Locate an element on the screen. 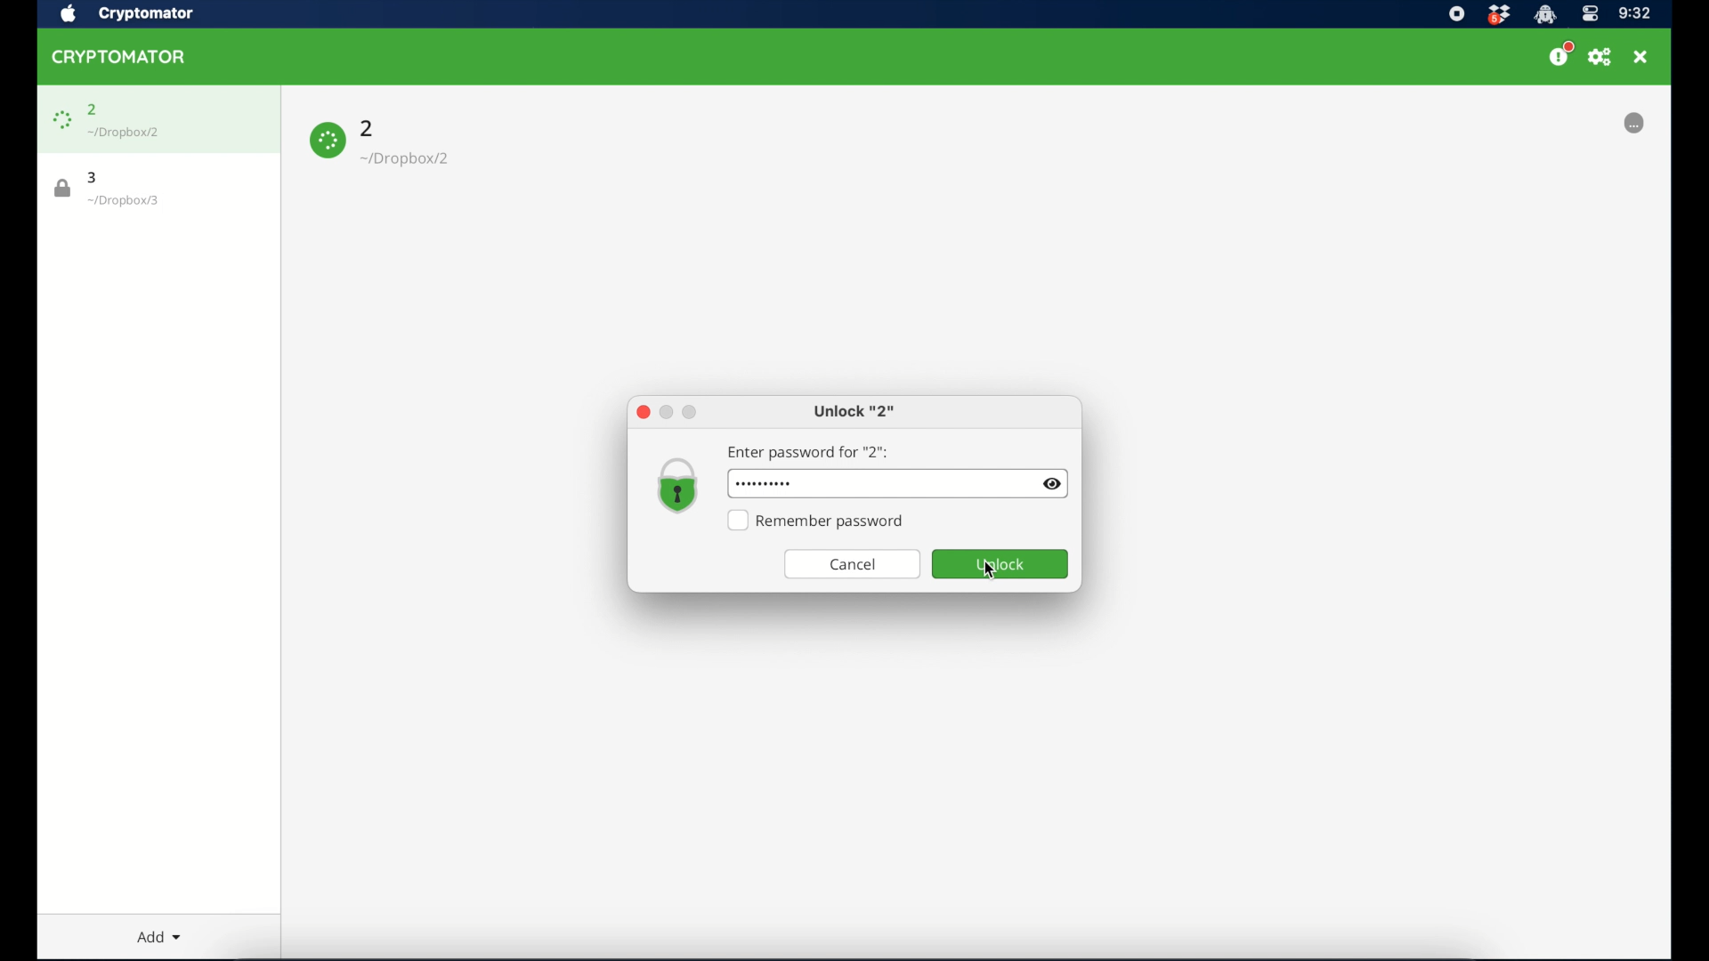 This screenshot has width=1709, height=961. vault icon is located at coordinates (678, 486).